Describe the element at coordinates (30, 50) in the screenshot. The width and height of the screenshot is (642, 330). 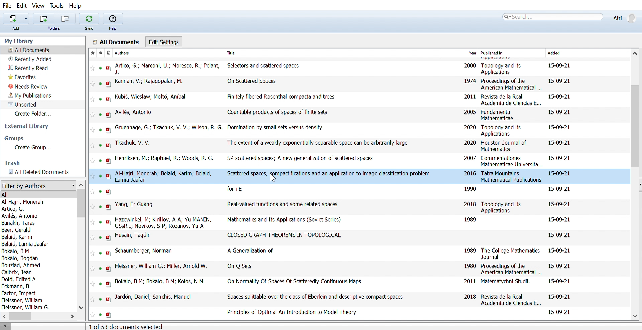
I see `All documents` at that location.